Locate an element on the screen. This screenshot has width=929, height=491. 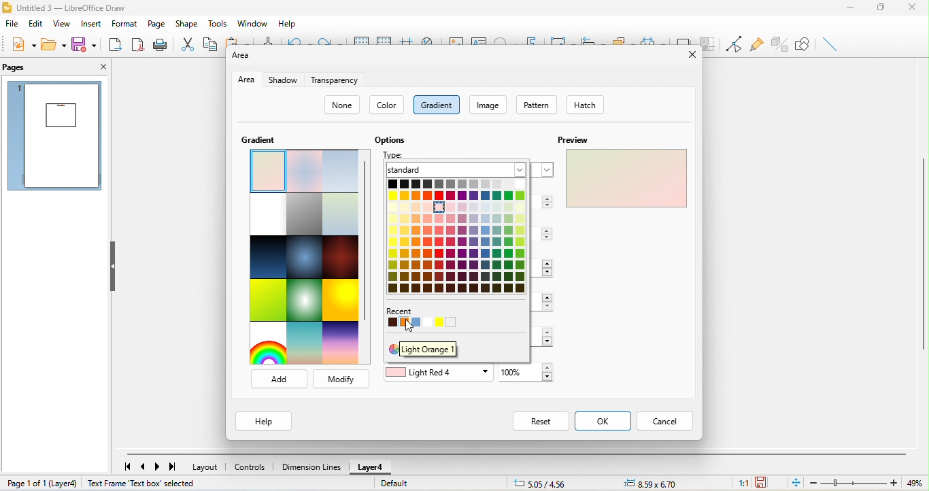
special character is located at coordinates (505, 39).